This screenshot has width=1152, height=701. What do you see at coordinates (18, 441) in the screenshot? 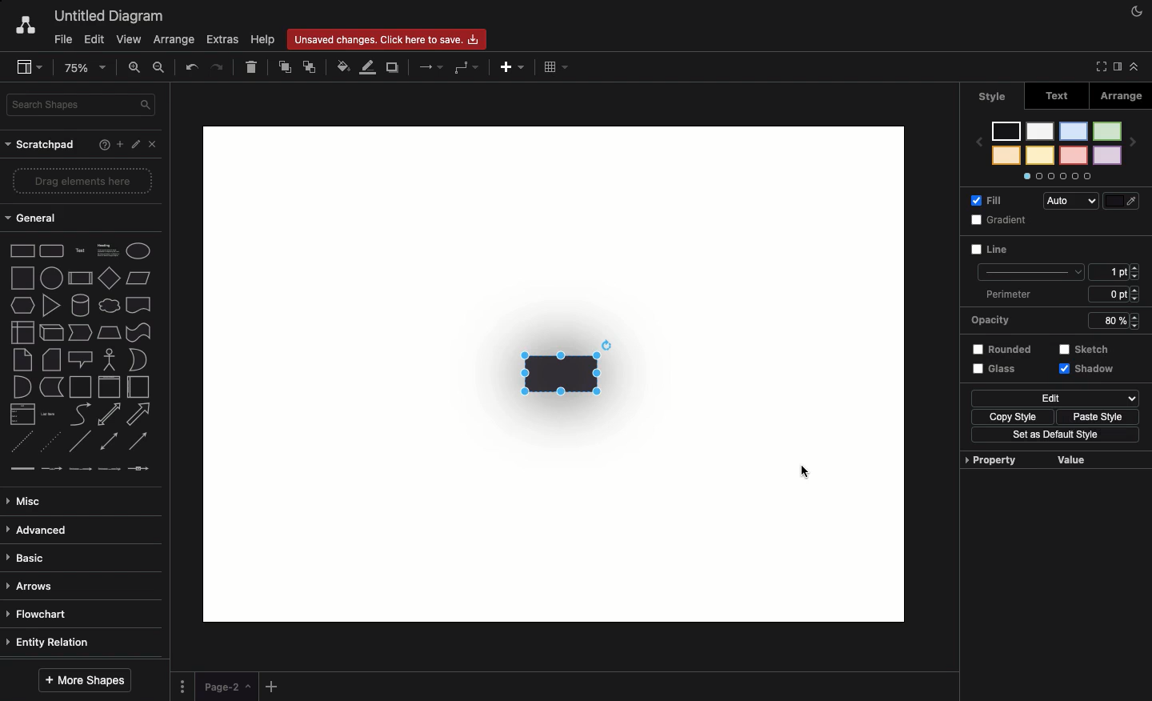
I see `dashed line` at bounding box center [18, 441].